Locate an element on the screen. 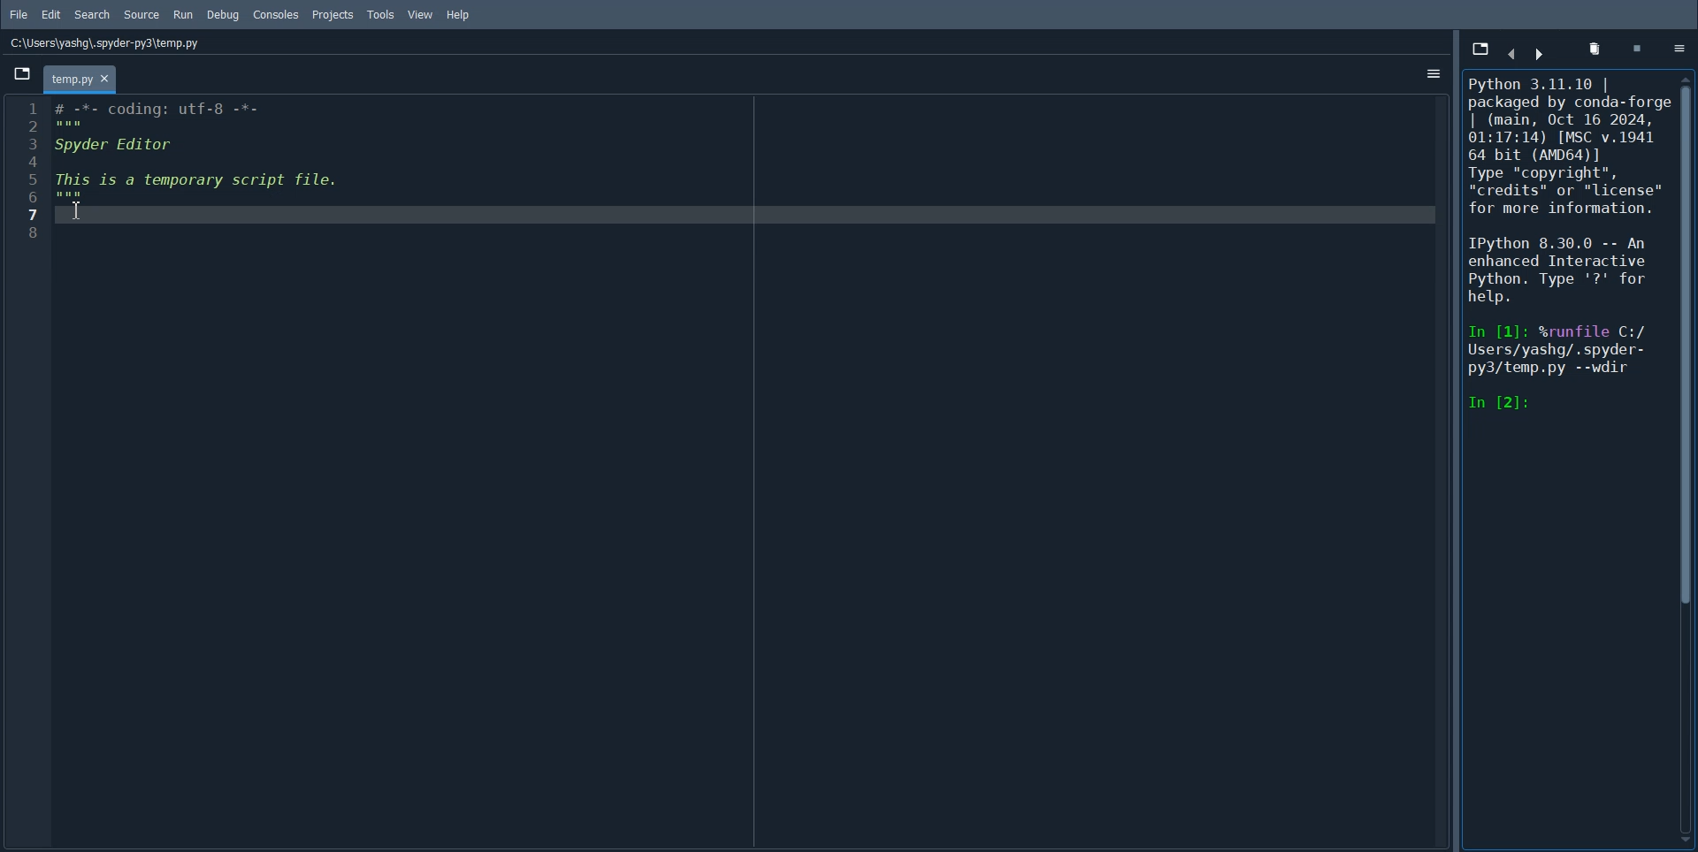  File is located at coordinates (19, 15).